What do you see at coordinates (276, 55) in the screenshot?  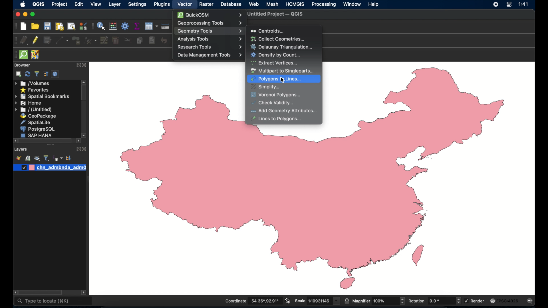 I see `densify by count` at bounding box center [276, 55].